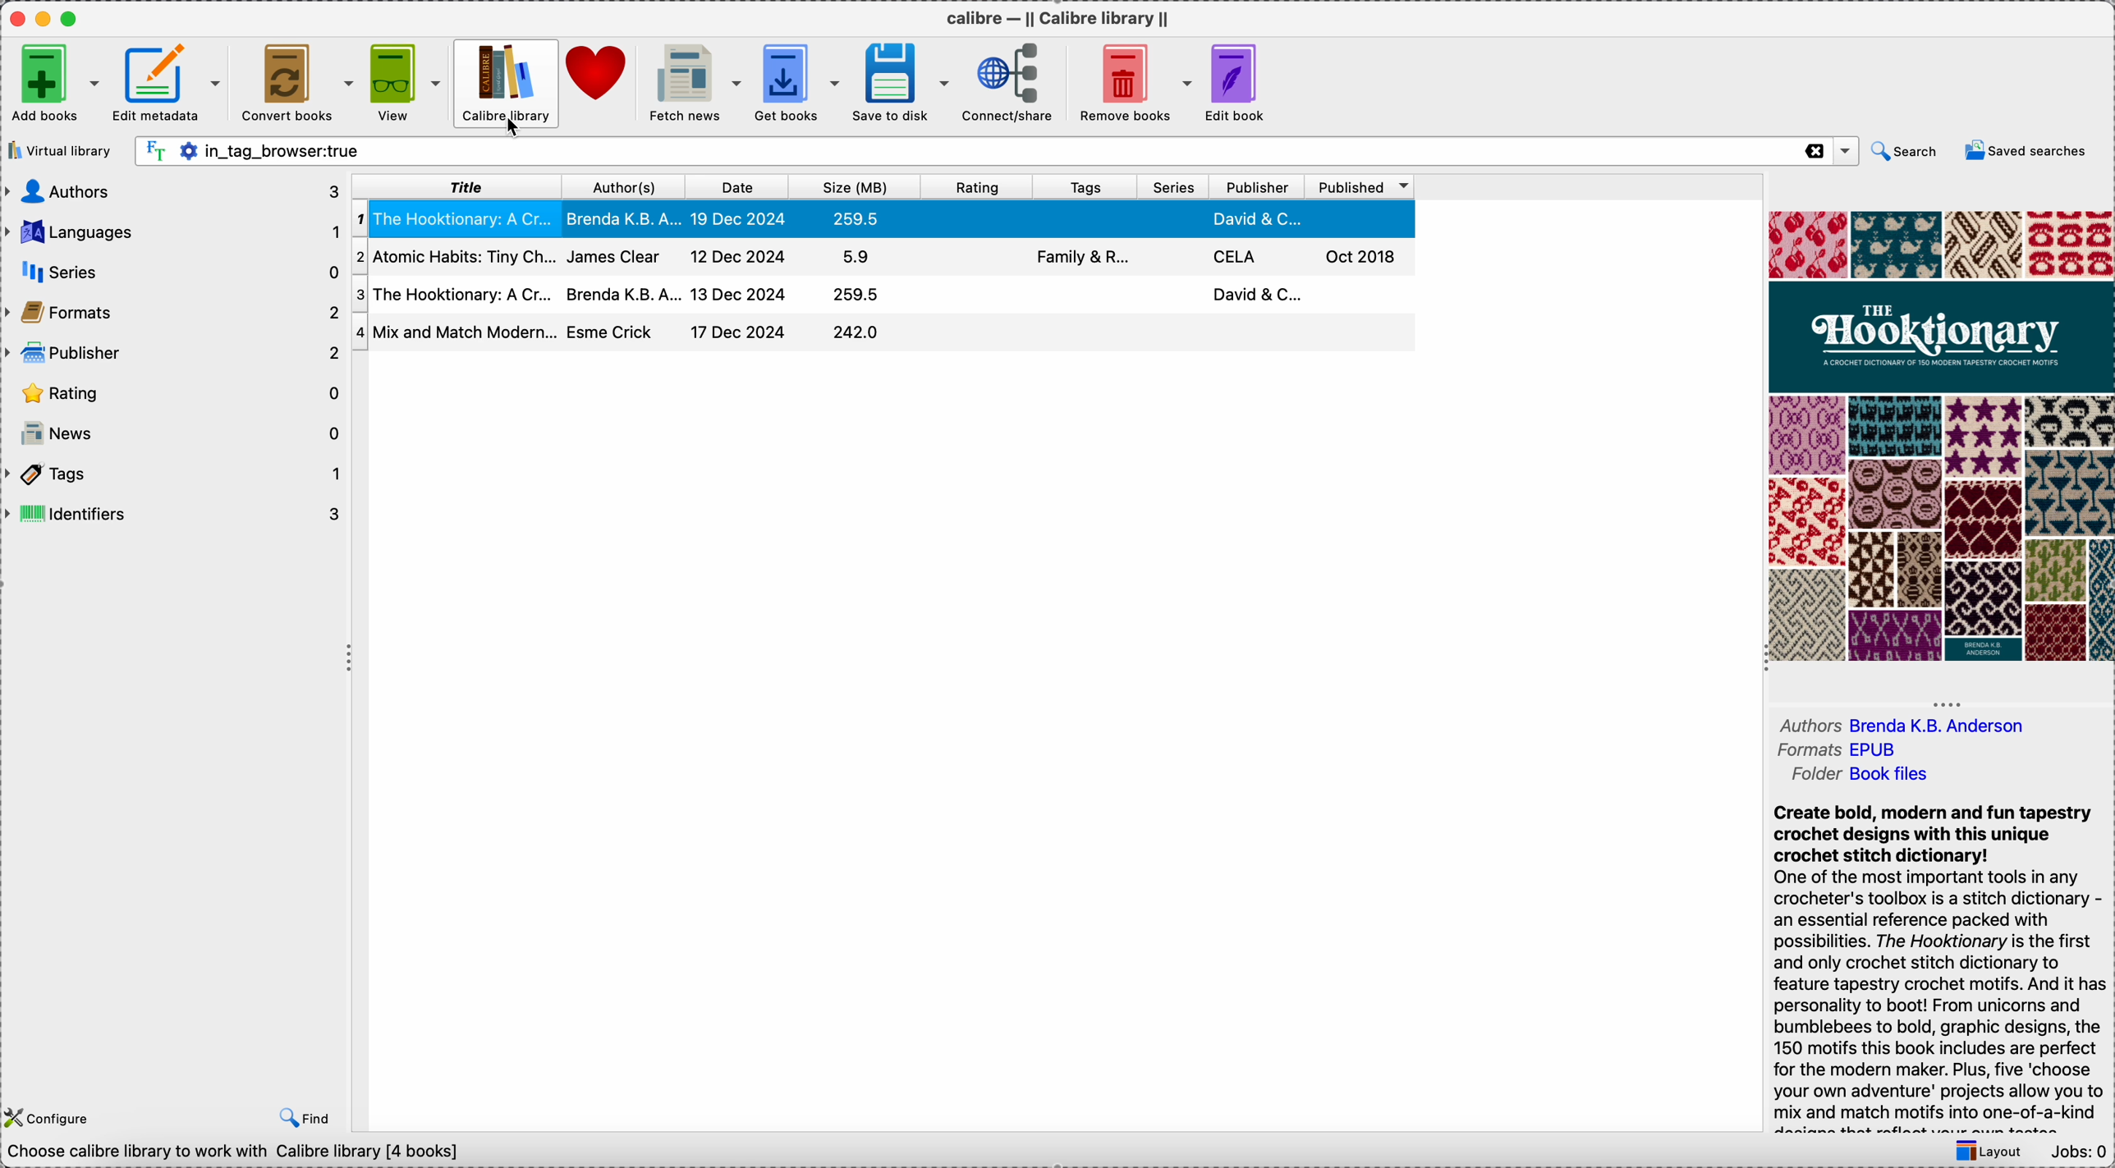  What do you see at coordinates (406, 83) in the screenshot?
I see `view` at bounding box center [406, 83].